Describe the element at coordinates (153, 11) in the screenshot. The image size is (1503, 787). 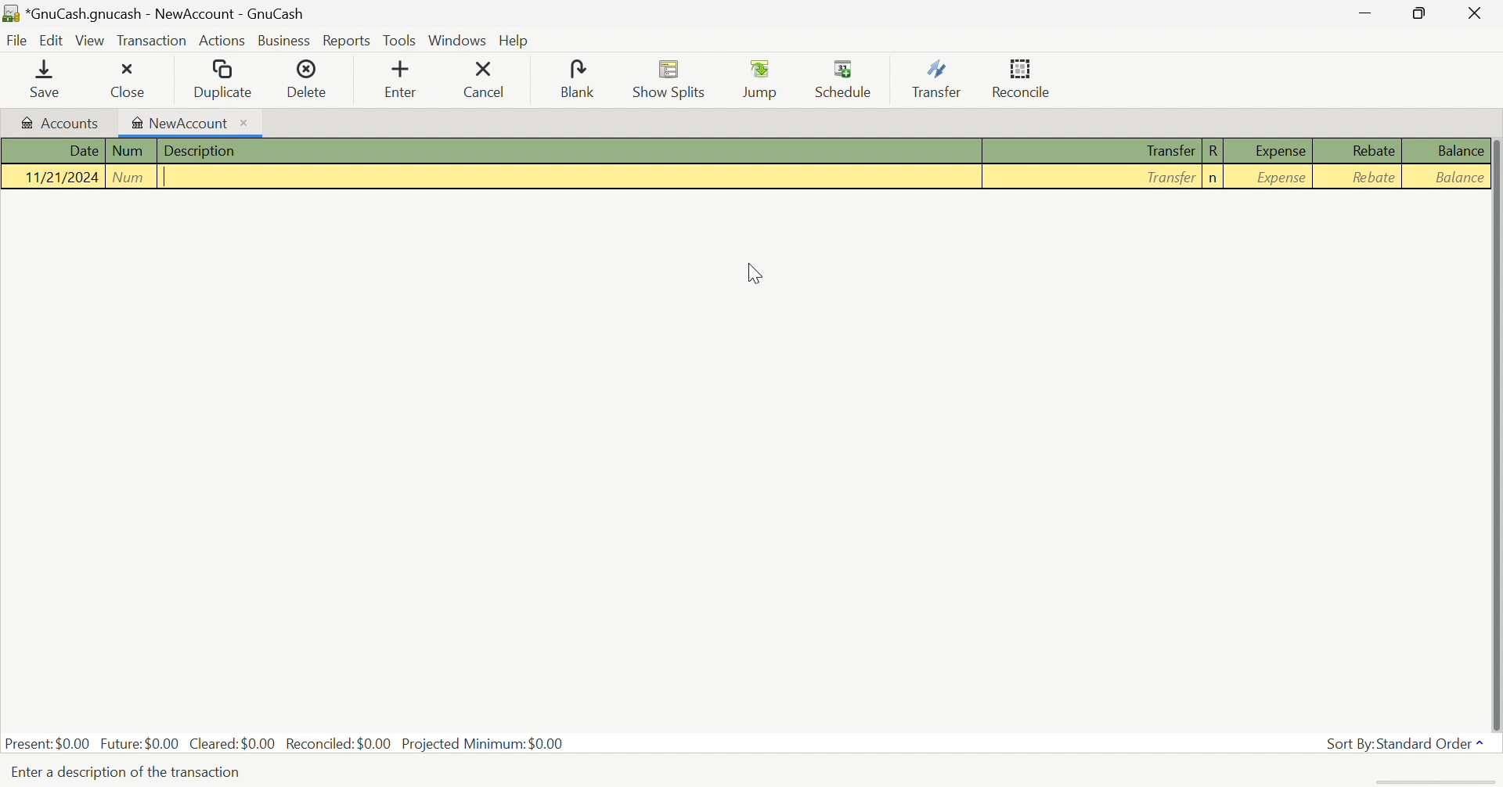
I see `*GnuCash.gnucash - NewAccount - GnuCash` at that location.